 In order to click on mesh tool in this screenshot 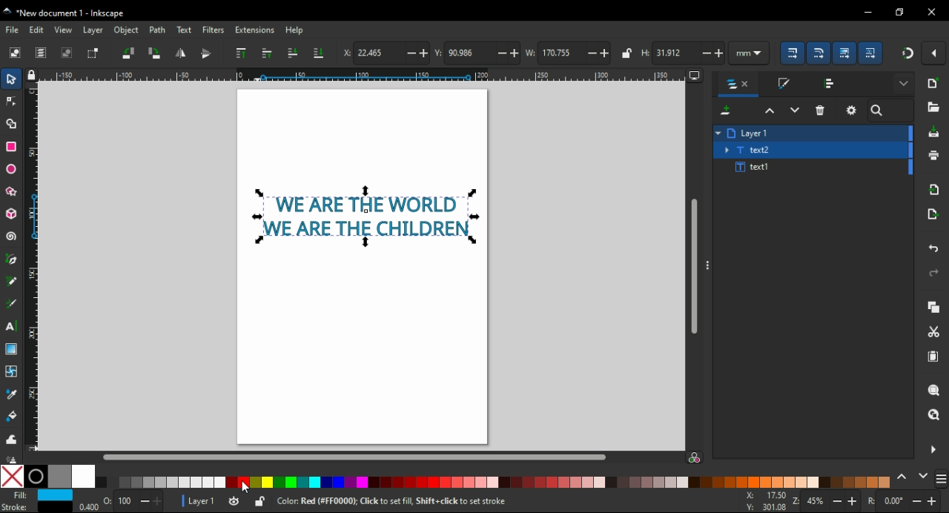, I will do `click(14, 370)`.